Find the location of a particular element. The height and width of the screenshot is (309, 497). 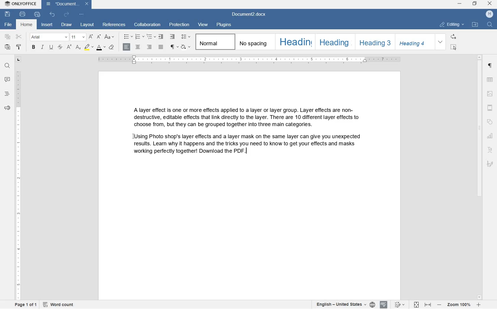

restore is located at coordinates (474, 4).